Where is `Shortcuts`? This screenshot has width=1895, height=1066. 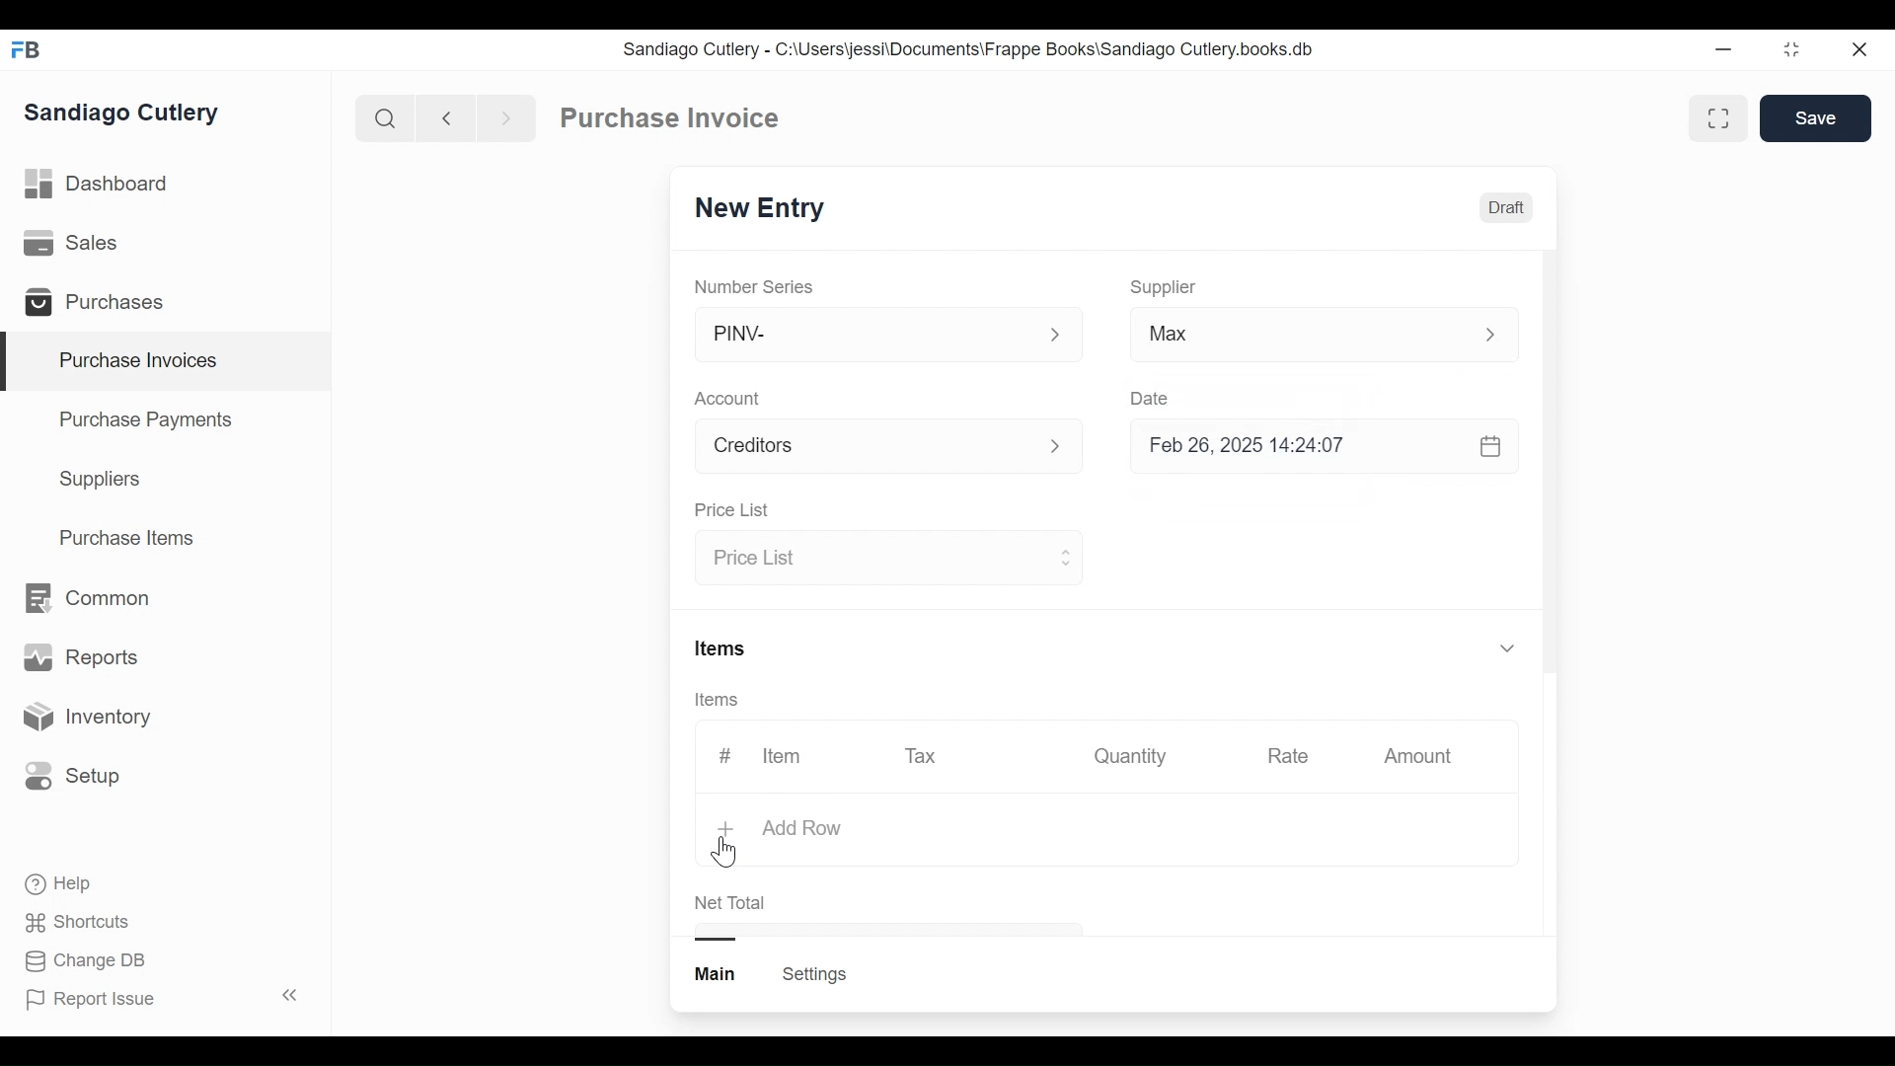
Shortcuts is located at coordinates (80, 921).